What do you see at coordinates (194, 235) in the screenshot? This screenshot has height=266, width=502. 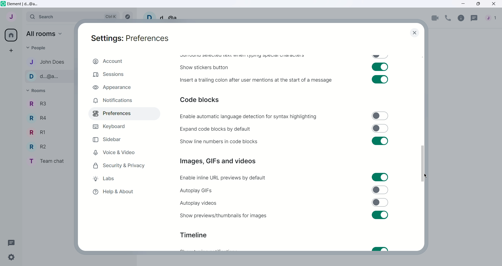 I see `Timeline` at bounding box center [194, 235].